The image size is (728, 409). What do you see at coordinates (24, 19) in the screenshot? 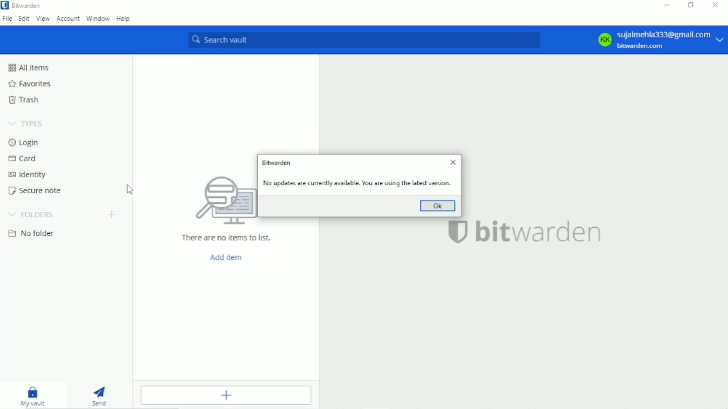
I see `Edit` at bounding box center [24, 19].